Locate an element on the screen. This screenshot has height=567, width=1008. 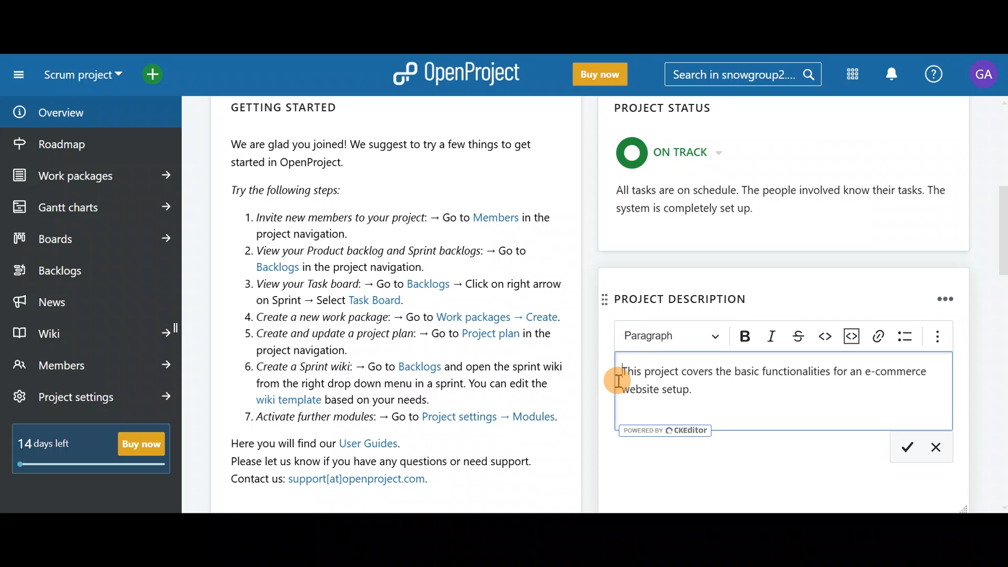
Getting started is located at coordinates (397, 297).